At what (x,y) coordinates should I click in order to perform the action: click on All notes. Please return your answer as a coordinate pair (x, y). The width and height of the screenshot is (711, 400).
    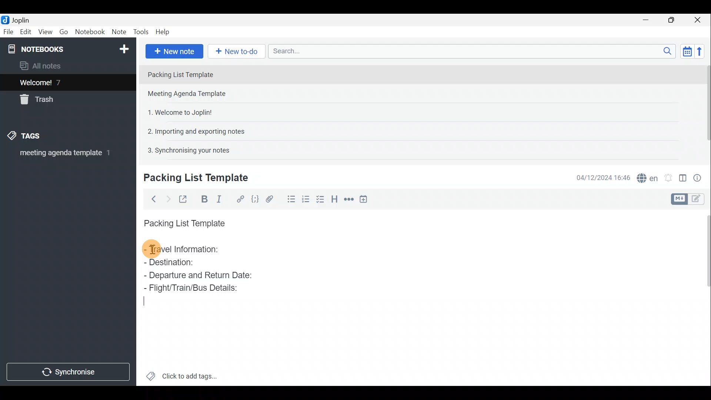
    Looking at the image, I should click on (43, 66).